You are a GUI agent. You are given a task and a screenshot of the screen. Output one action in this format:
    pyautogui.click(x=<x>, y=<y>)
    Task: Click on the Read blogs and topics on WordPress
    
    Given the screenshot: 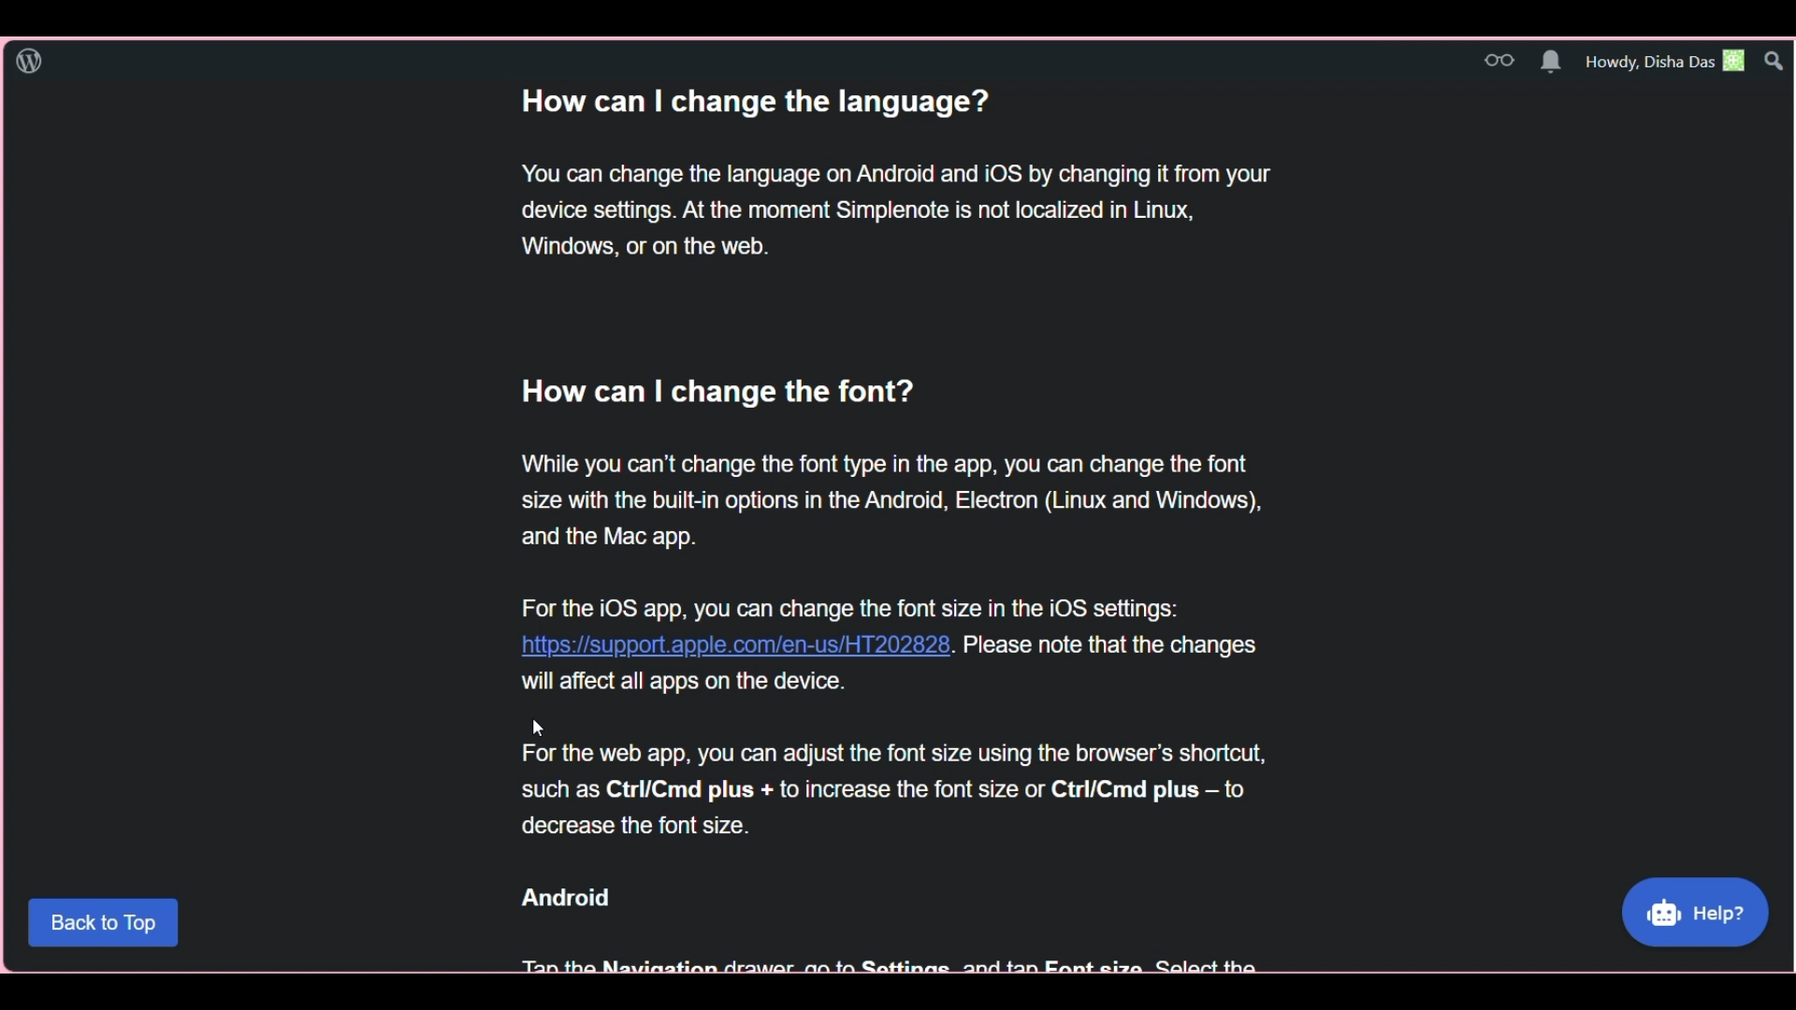 What is the action you would take?
    pyautogui.click(x=1499, y=61)
    